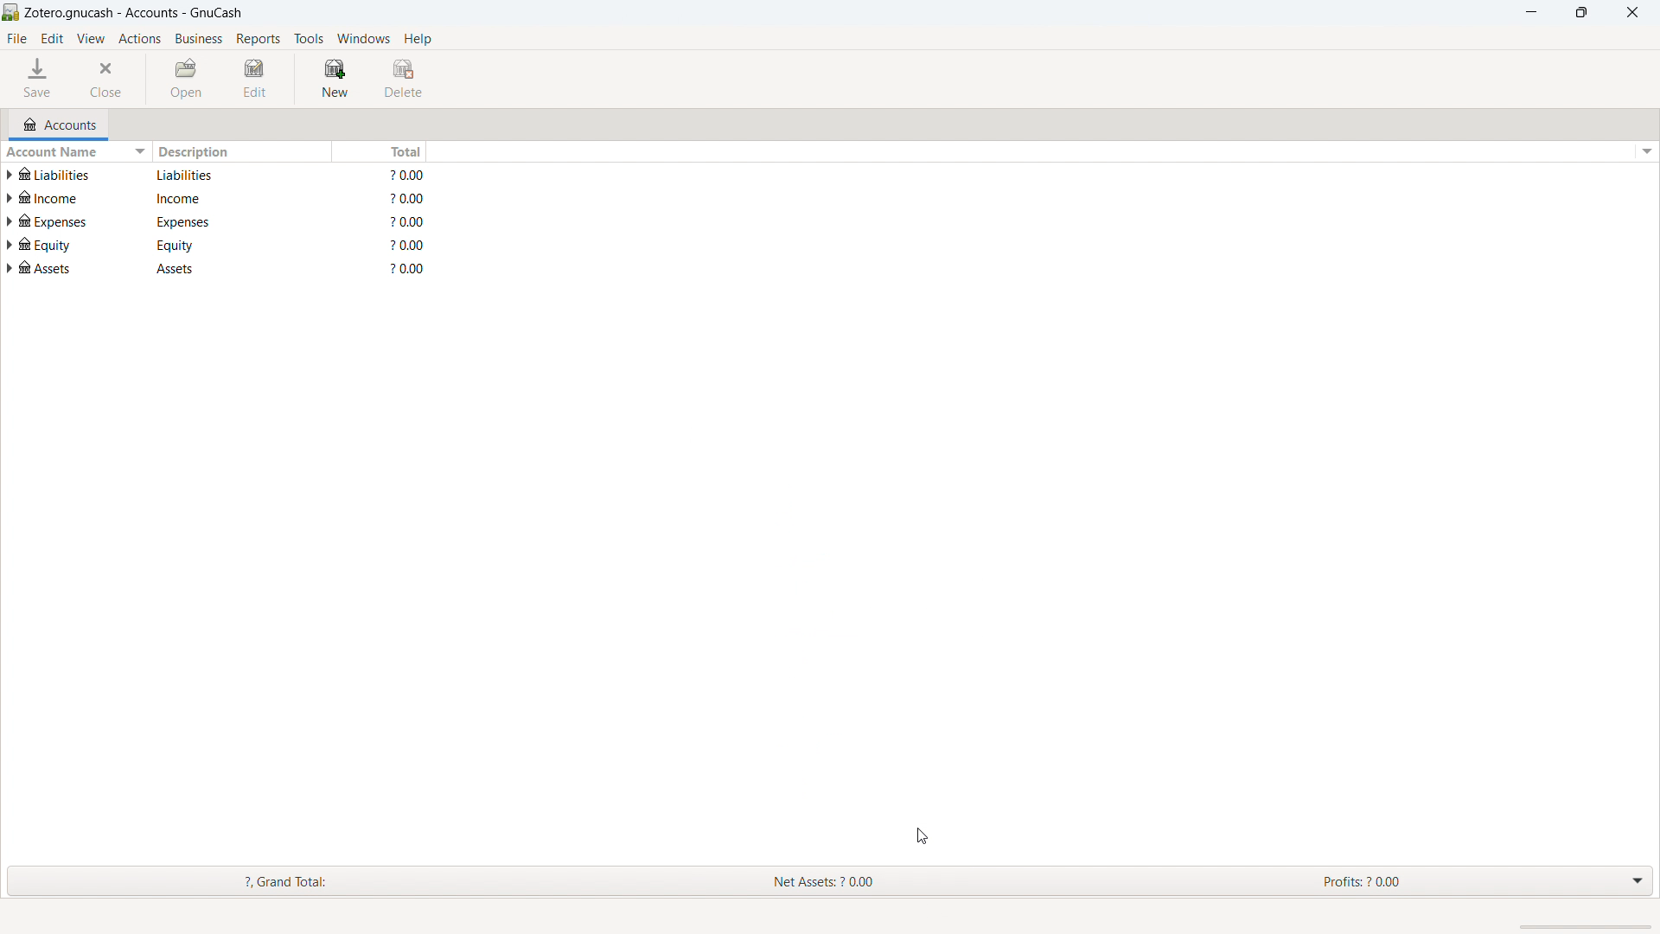  I want to click on windows, so click(364, 39).